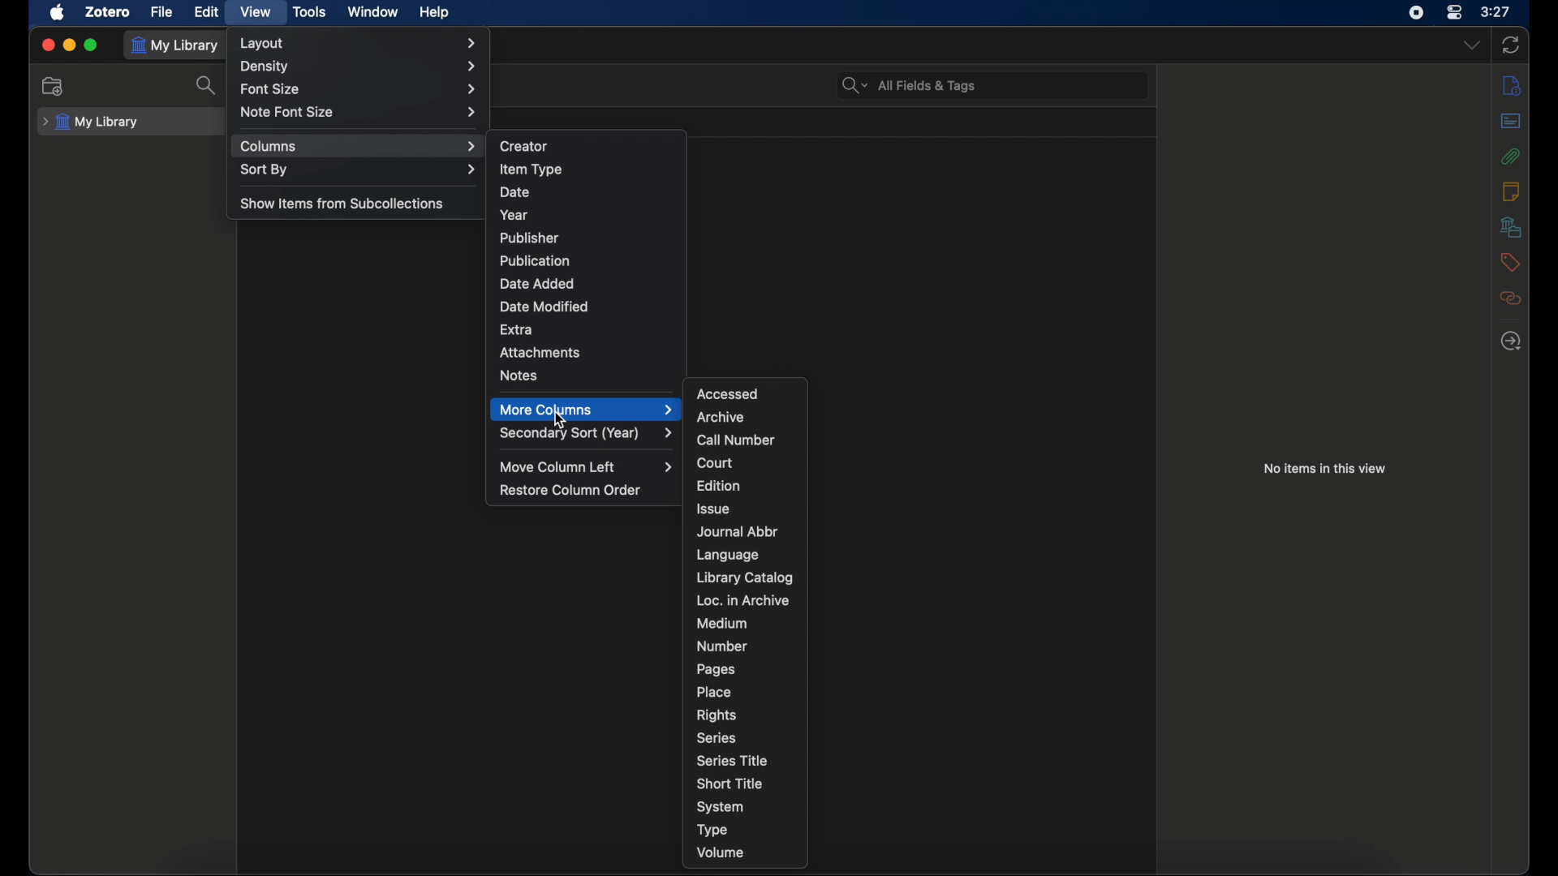  Describe the element at coordinates (736, 440) in the screenshot. I see `call number` at that location.